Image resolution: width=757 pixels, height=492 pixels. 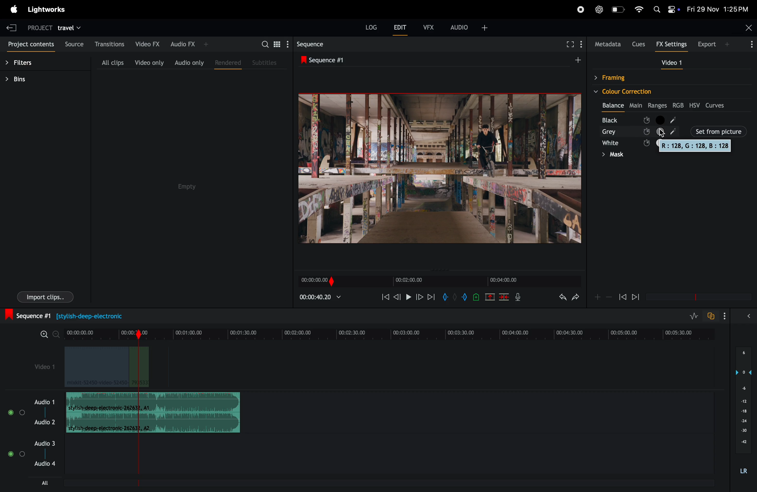 I want to click on metadata, so click(x=606, y=44).